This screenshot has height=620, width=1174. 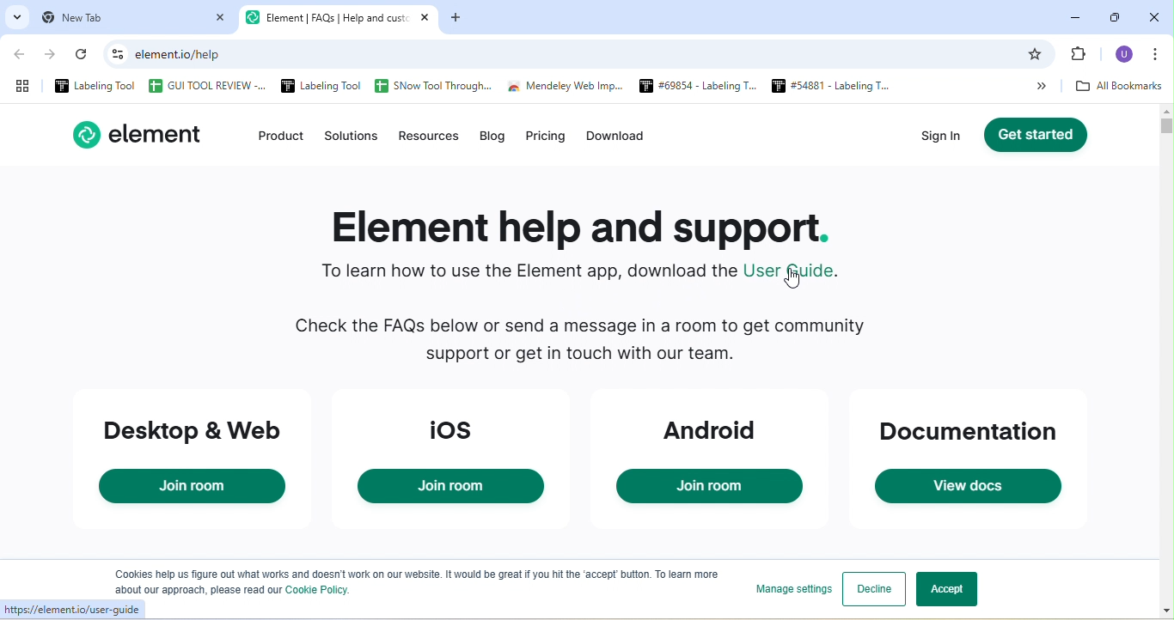 I want to click on product, so click(x=274, y=137).